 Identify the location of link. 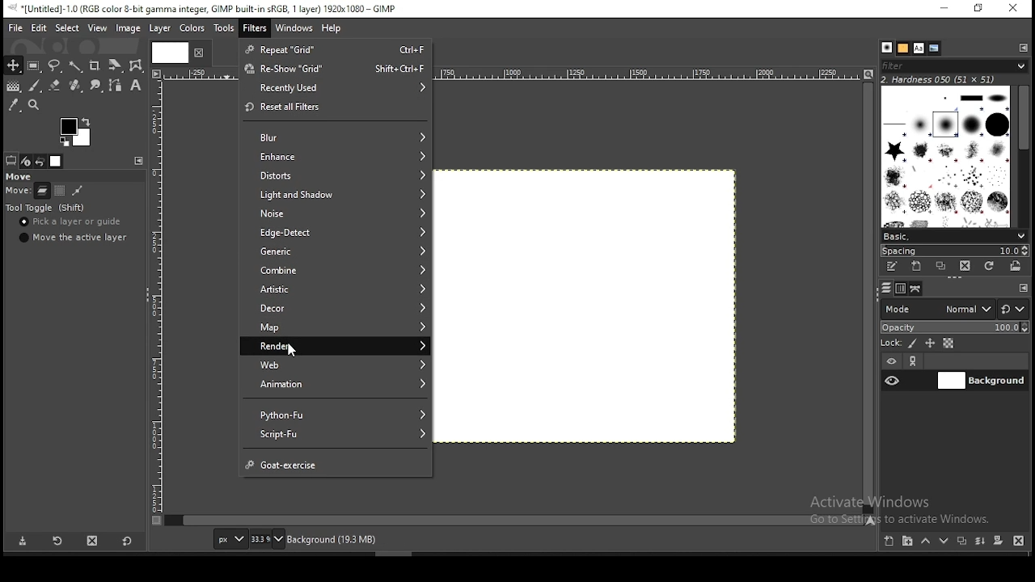
(916, 361).